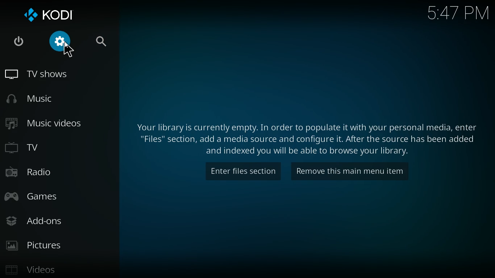  What do you see at coordinates (241, 171) in the screenshot?
I see `enter files` at bounding box center [241, 171].